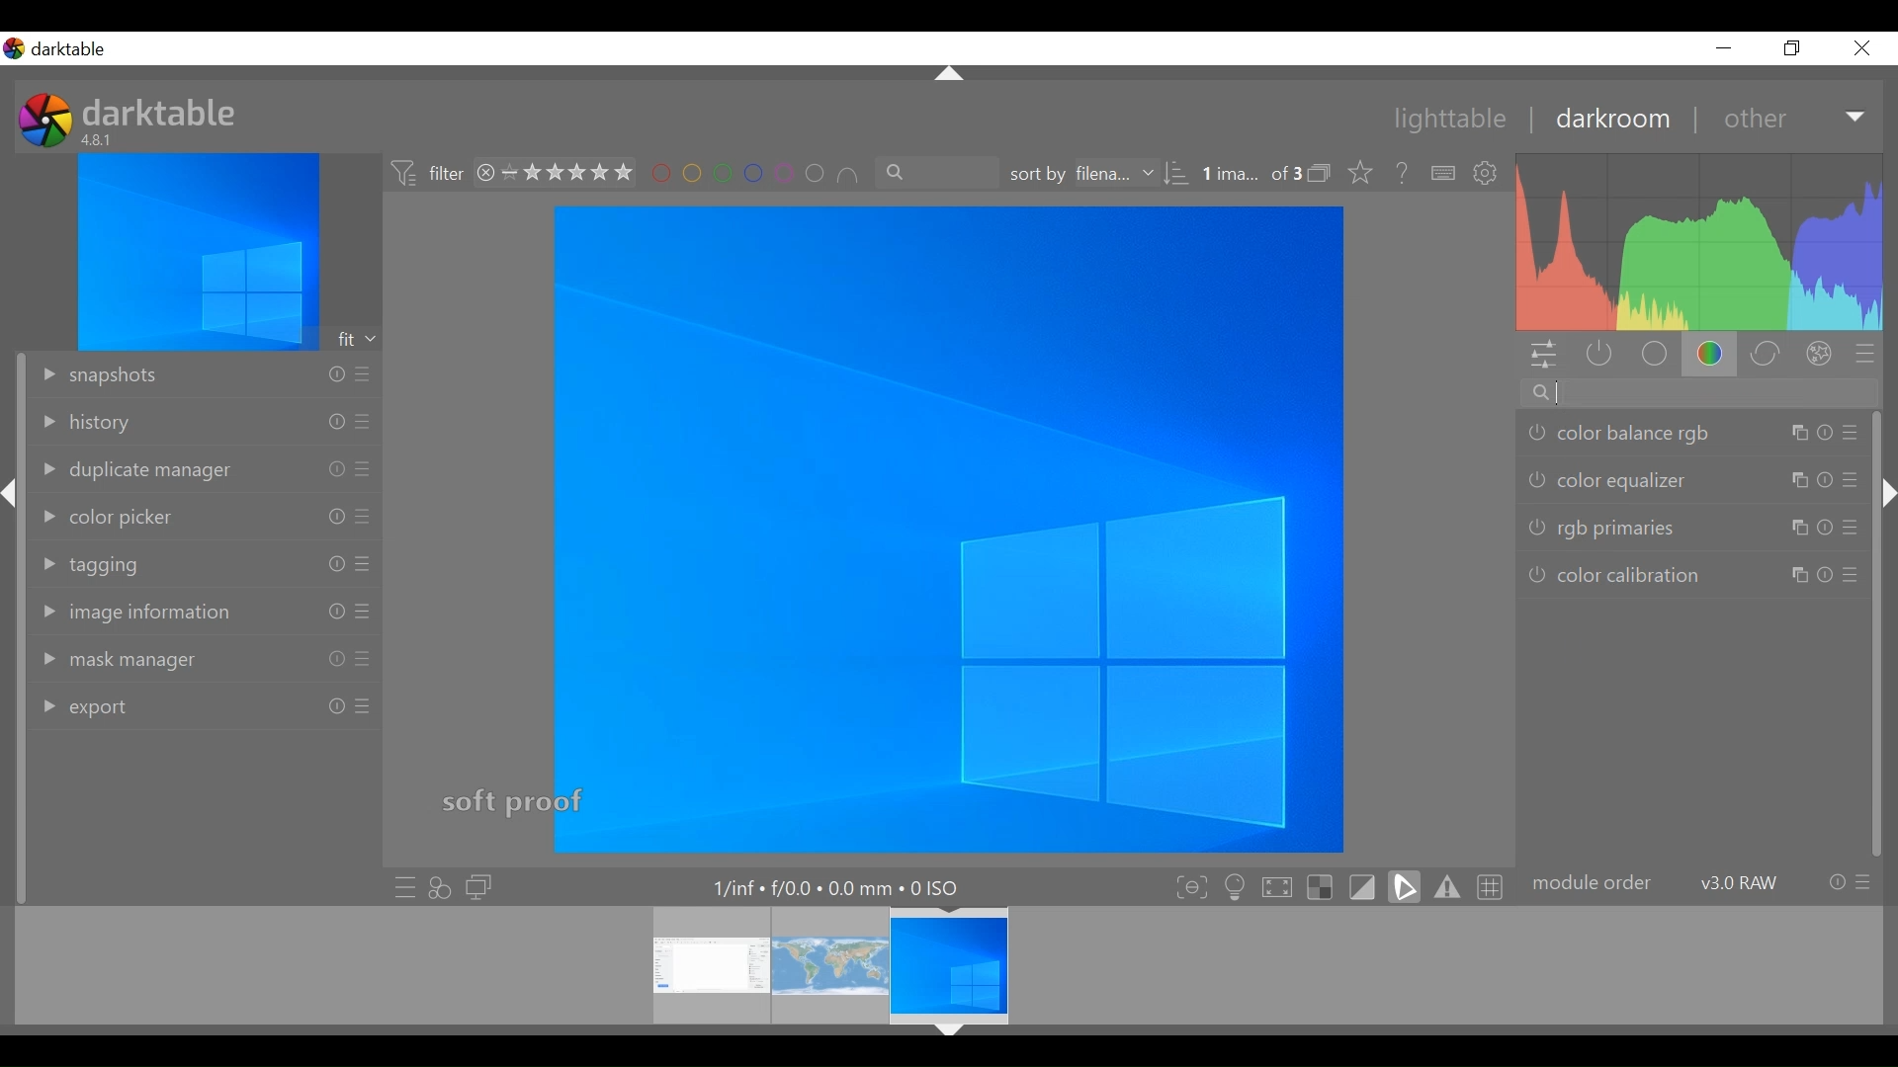  Describe the element at coordinates (335, 422) in the screenshot. I see `info` at that location.